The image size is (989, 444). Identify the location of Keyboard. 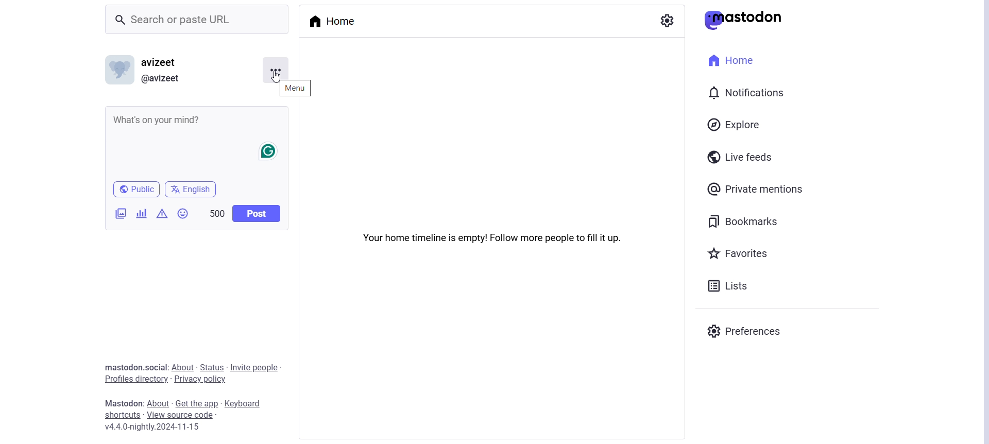
(246, 403).